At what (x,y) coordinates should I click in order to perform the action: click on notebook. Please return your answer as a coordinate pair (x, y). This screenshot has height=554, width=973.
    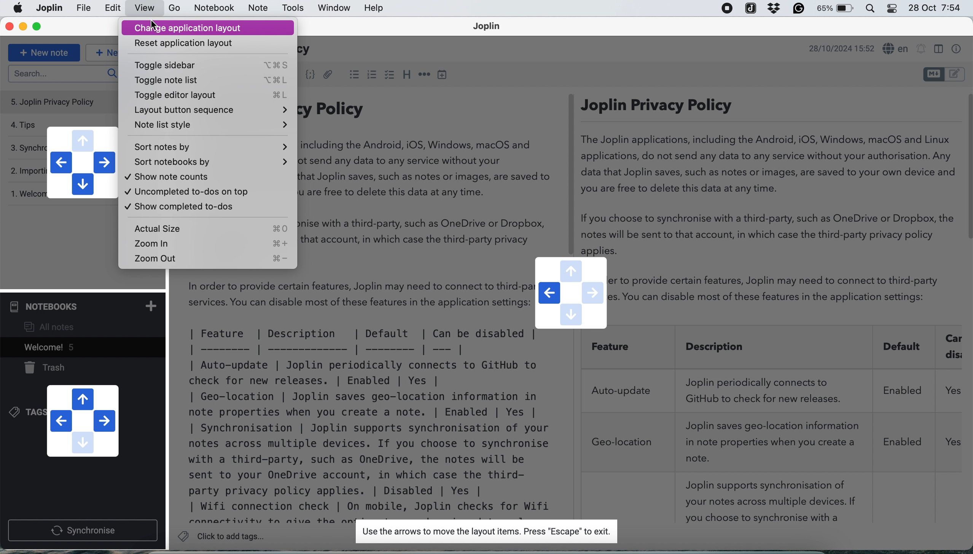
    Looking at the image, I should click on (216, 8).